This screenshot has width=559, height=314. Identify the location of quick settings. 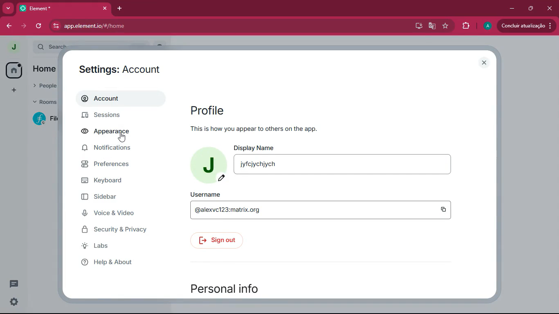
(13, 302).